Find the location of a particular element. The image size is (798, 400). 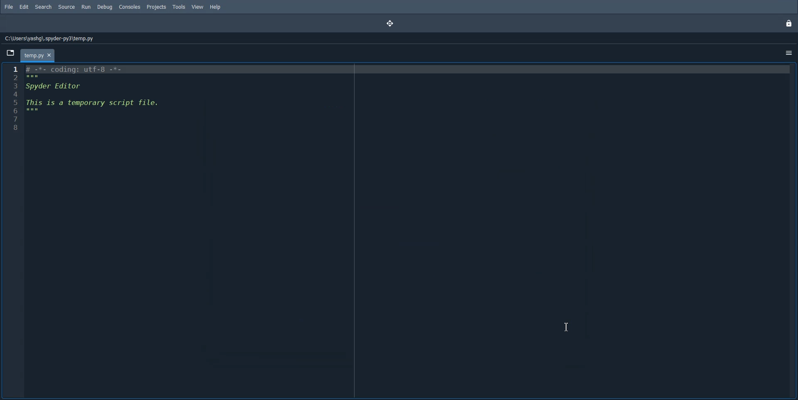

Drag and drop pane is located at coordinates (391, 24).